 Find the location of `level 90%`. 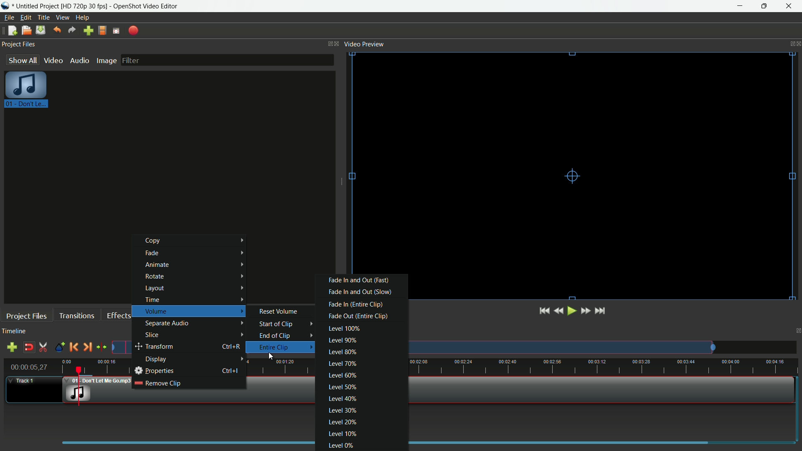

level 90% is located at coordinates (341, 340).